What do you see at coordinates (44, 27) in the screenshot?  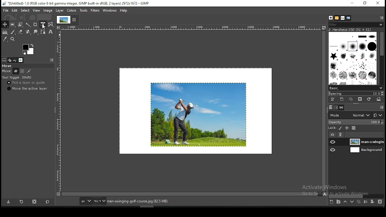 I see `mouse pointer` at bounding box center [44, 27].